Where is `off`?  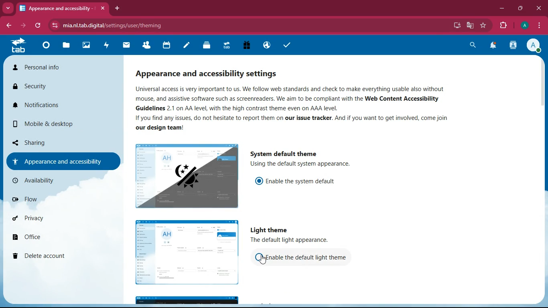 off is located at coordinates (260, 258).